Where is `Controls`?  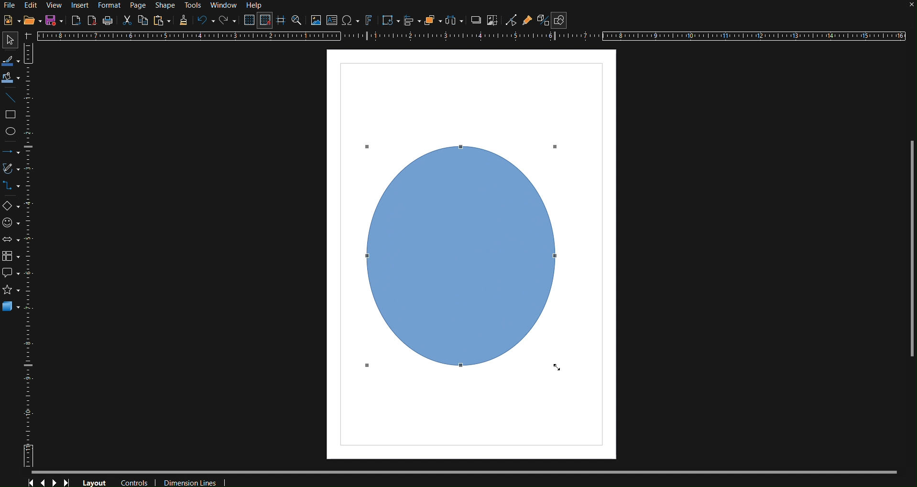
Controls is located at coordinates (136, 481).